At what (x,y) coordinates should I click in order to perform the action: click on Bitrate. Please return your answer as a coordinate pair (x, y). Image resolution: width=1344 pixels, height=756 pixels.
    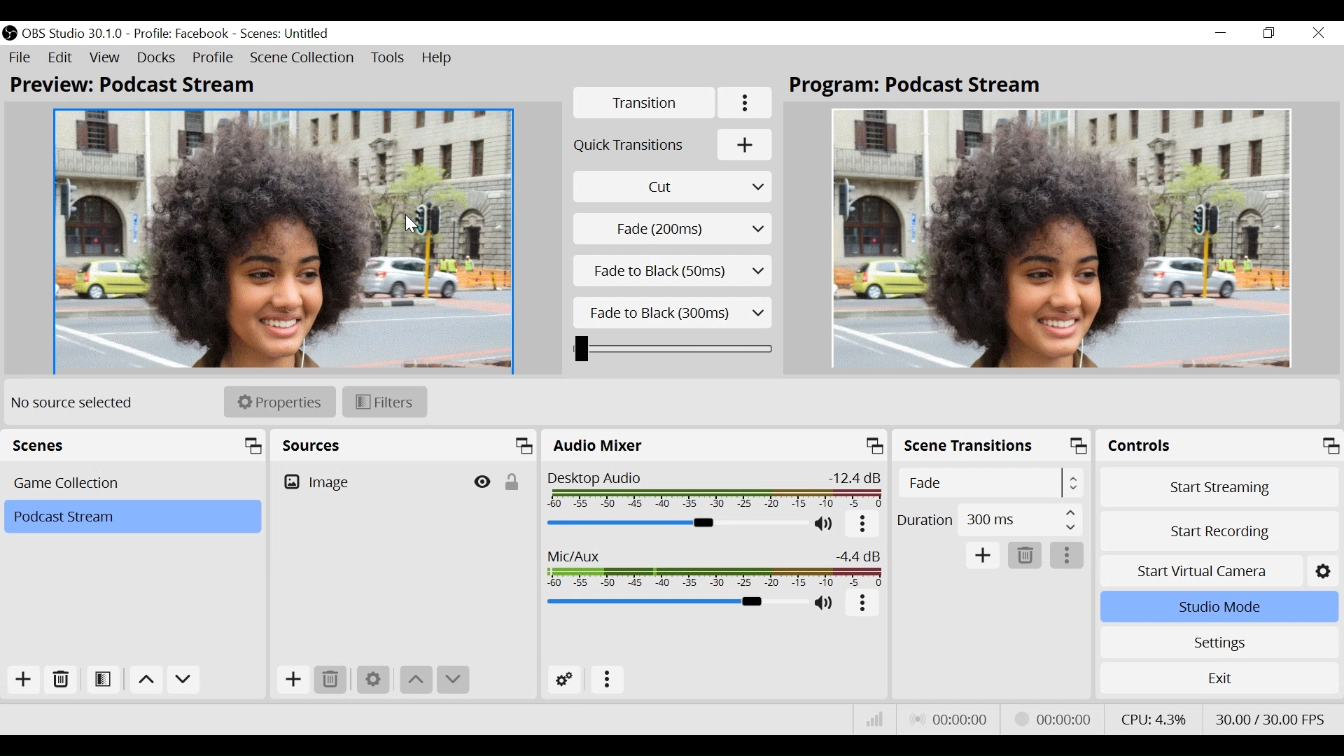
    Looking at the image, I should click on (876, 720).